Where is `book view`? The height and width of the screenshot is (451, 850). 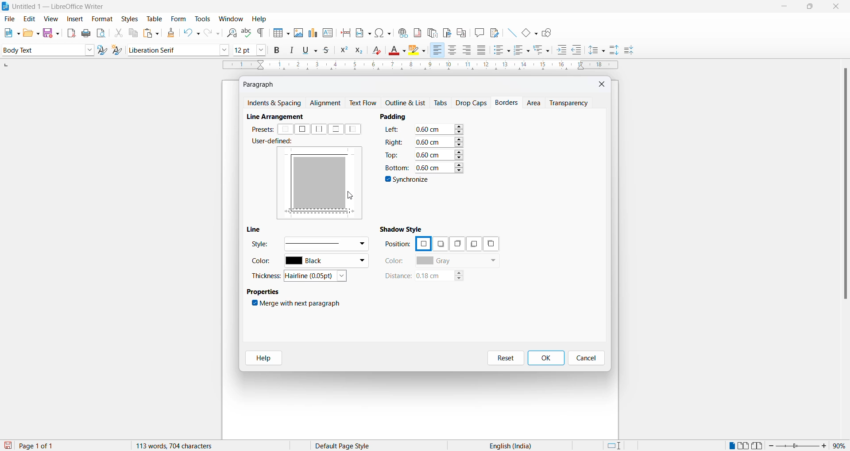 book view is located at coordinates (759, 446).